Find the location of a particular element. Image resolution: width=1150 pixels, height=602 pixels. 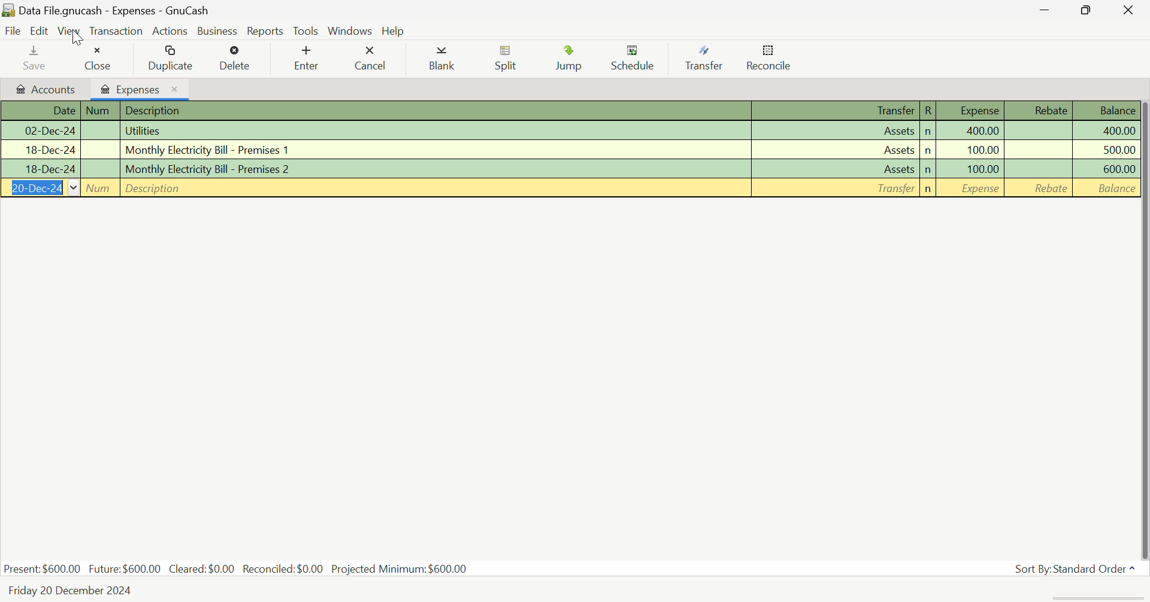

Num is located at coordinates (98, 149).